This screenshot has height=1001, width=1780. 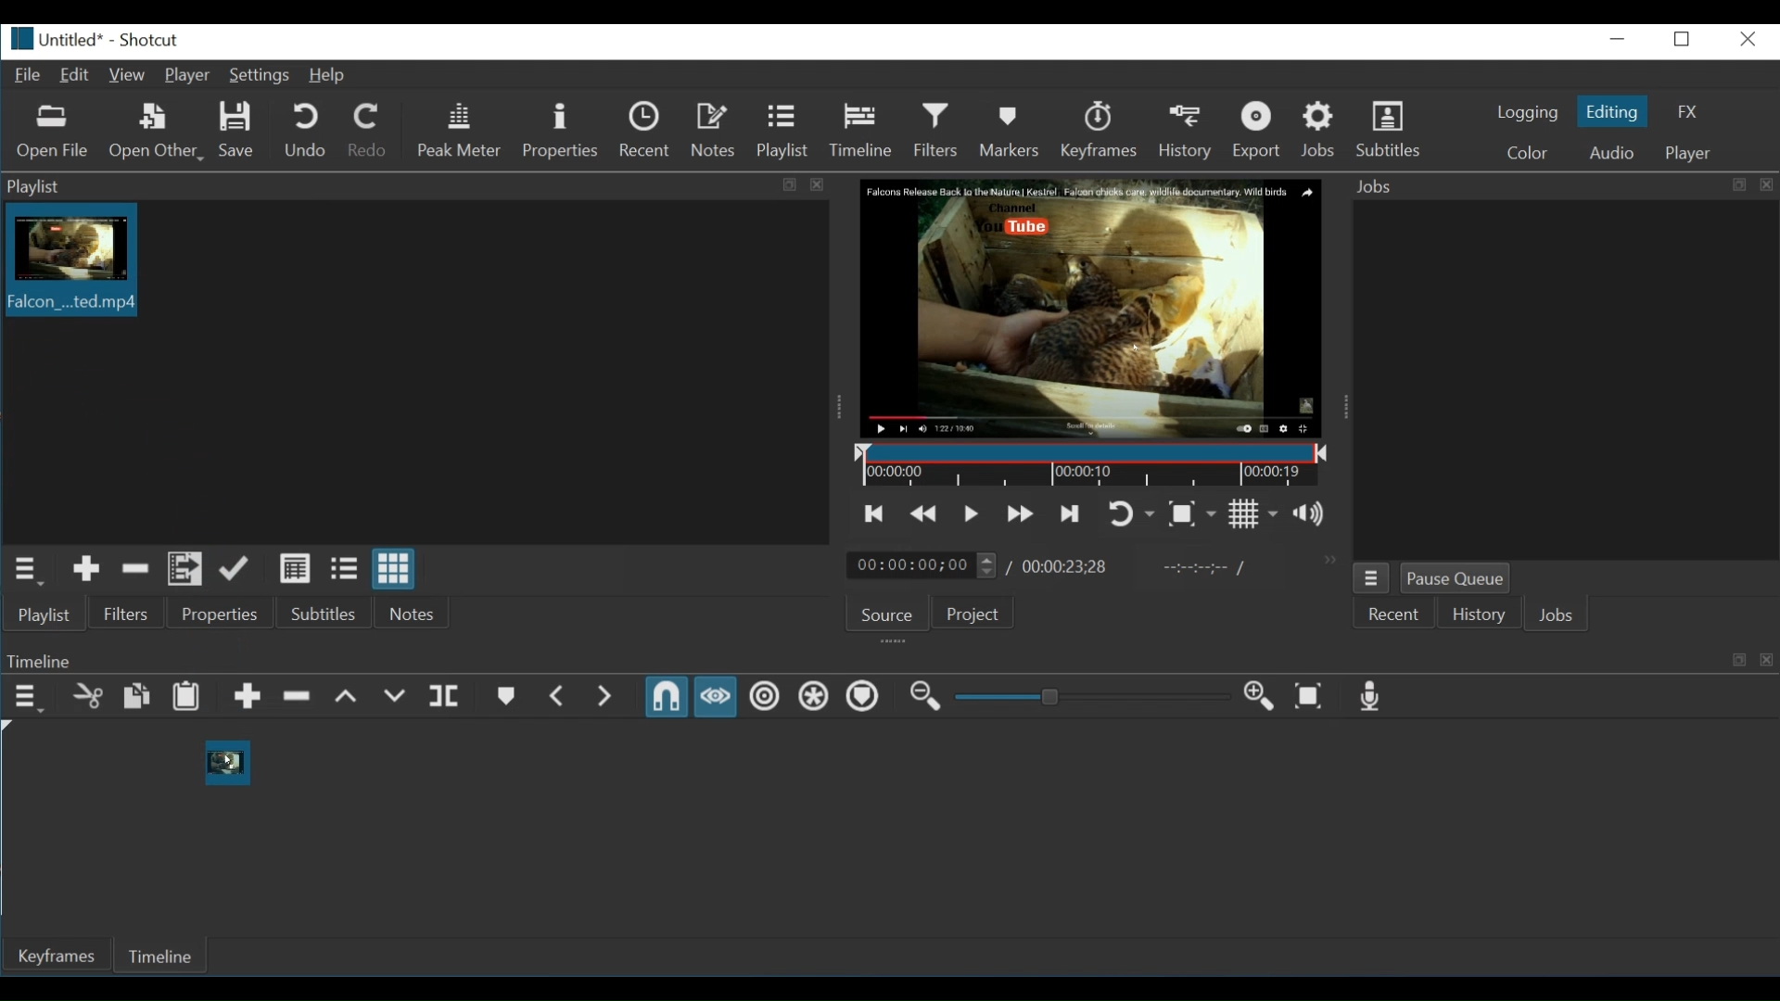 I want to click on Total Duration, so click(x=1065, y=568).